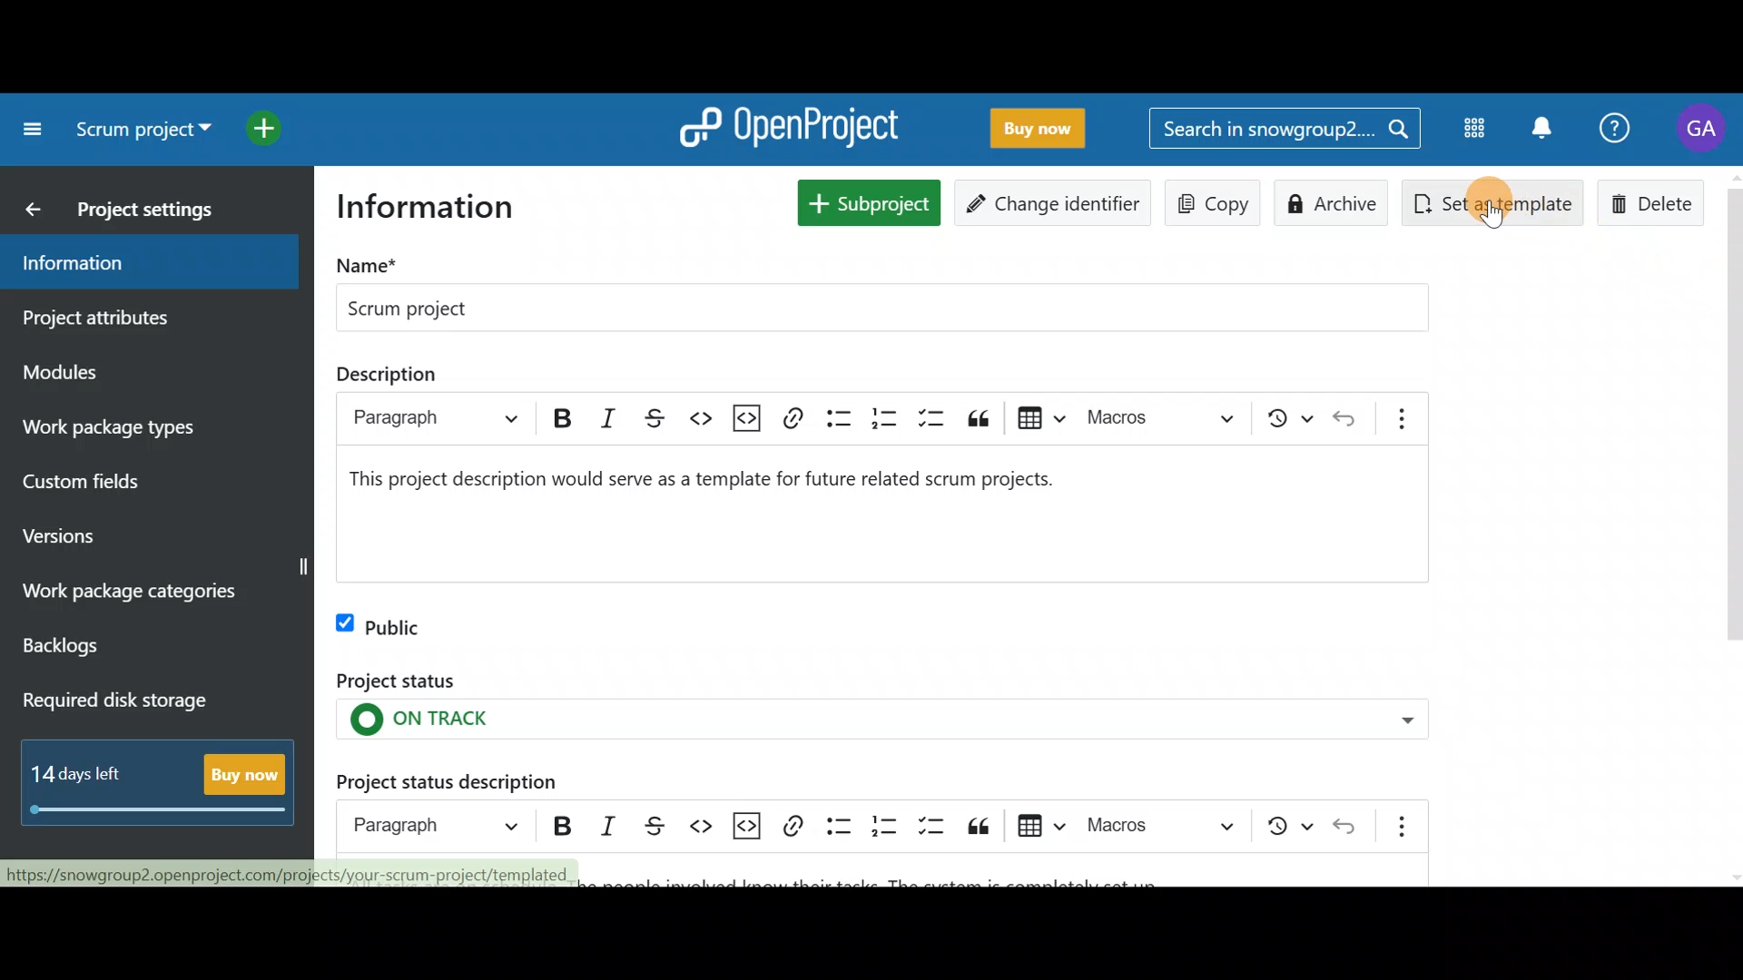  What do you see at coordinates (1043, 417) in the screenshot?
I see `insert table` at bounding box center [1043, 417].